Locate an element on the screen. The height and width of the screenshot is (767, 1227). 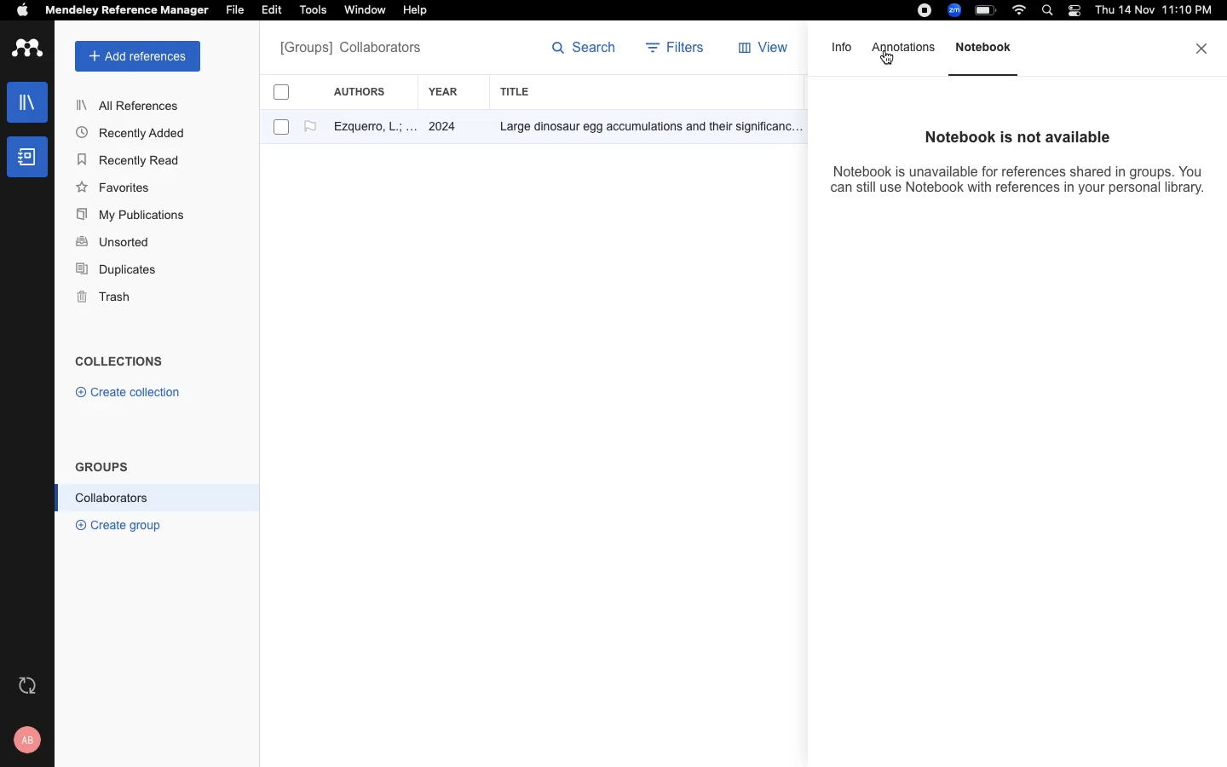
recording is located at coordinates (922, 11).